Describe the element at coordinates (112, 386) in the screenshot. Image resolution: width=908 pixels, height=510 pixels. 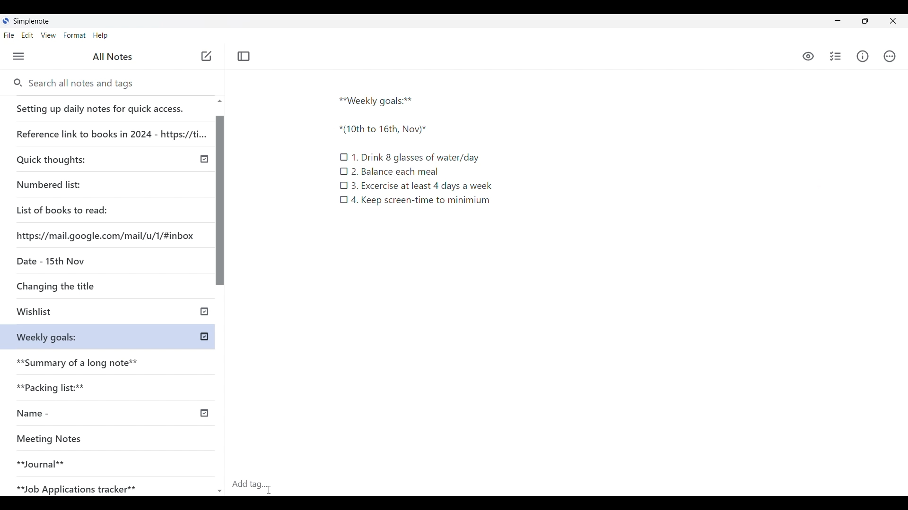
I see `Packing lists` at that location.